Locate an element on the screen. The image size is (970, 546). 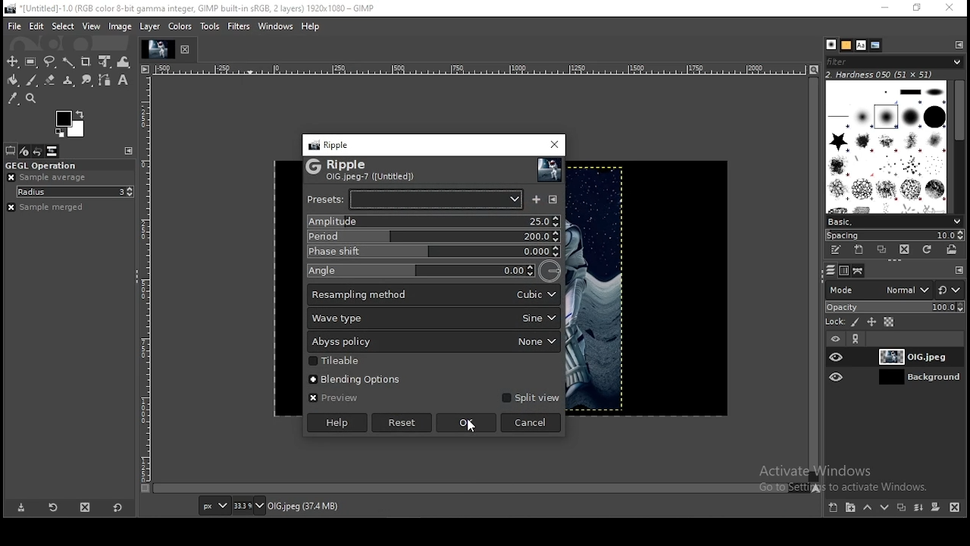
blending options is located at coordinates (350, 380).